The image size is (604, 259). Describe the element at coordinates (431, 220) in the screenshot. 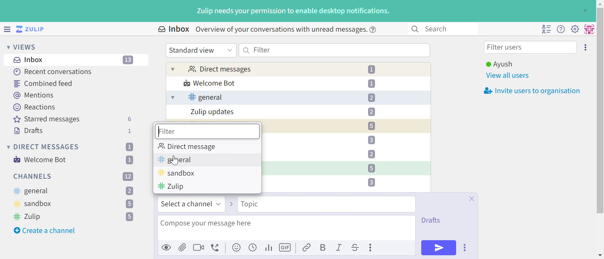

I see `Drafts` at that location.